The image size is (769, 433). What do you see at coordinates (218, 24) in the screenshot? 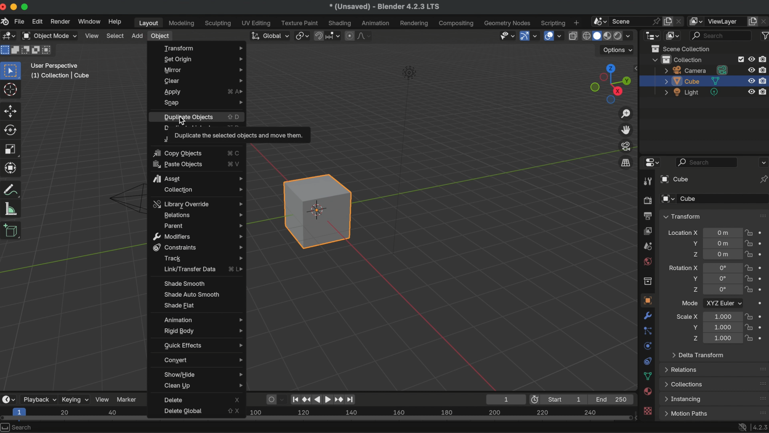
I see `sculpting` at bounding box center [218, 24].